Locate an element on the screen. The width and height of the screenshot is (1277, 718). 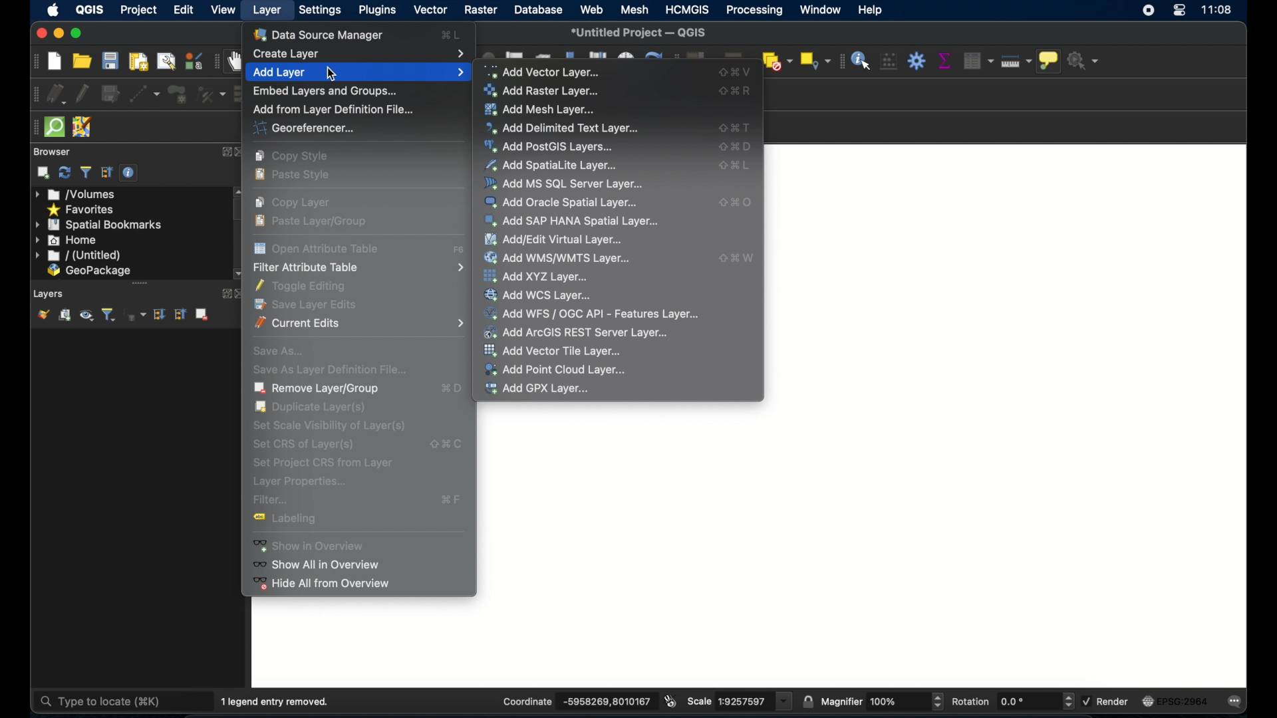
open layer styling panel is located at coordinates (43, 314).